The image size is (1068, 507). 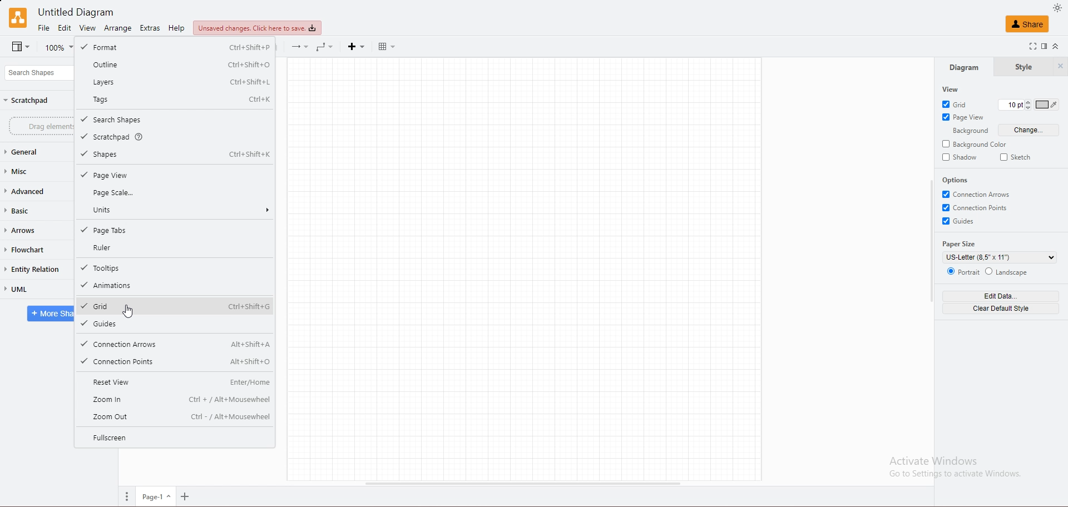 I want to click on view, so click(x=950, y=90).